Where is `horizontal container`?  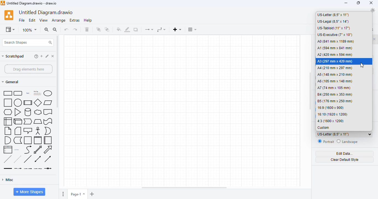
horizontal container is located at coordinates (48, 140).